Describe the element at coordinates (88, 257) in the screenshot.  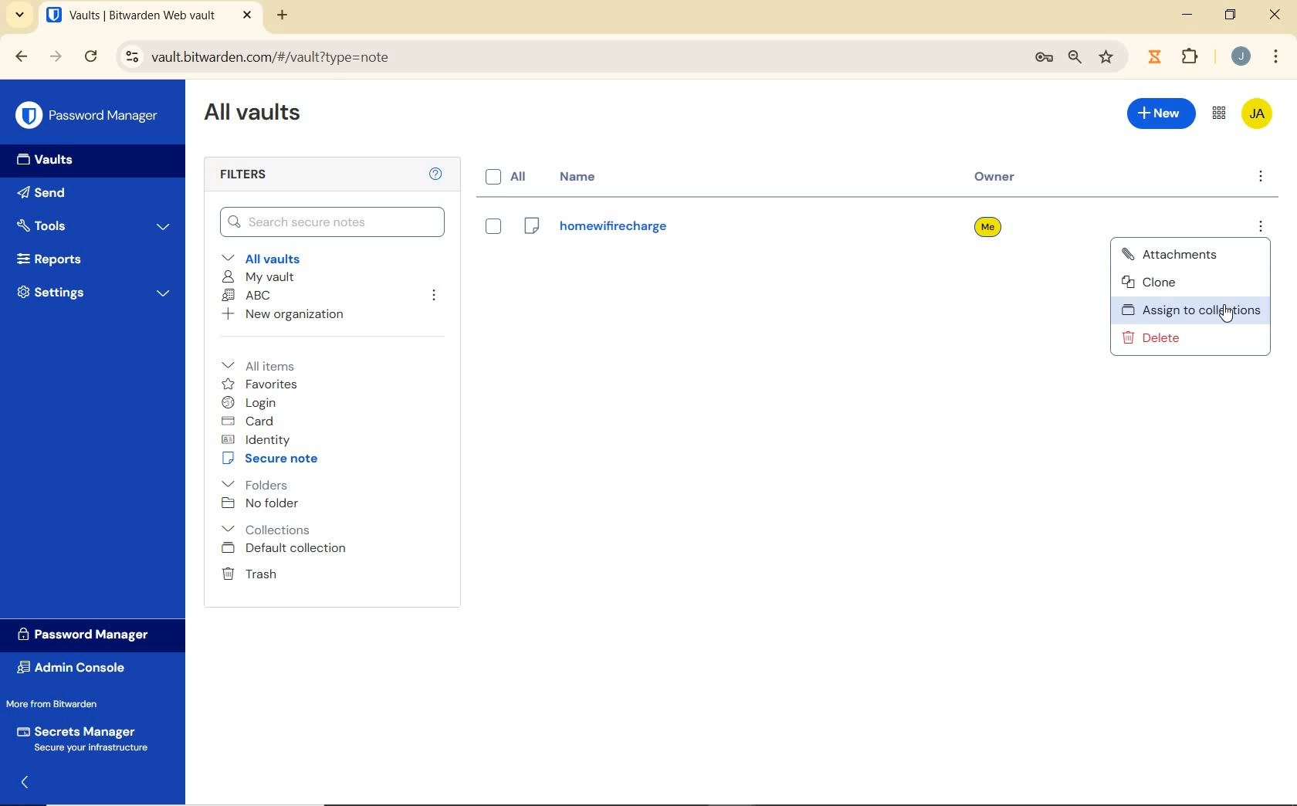
I see `Reports` at that location.